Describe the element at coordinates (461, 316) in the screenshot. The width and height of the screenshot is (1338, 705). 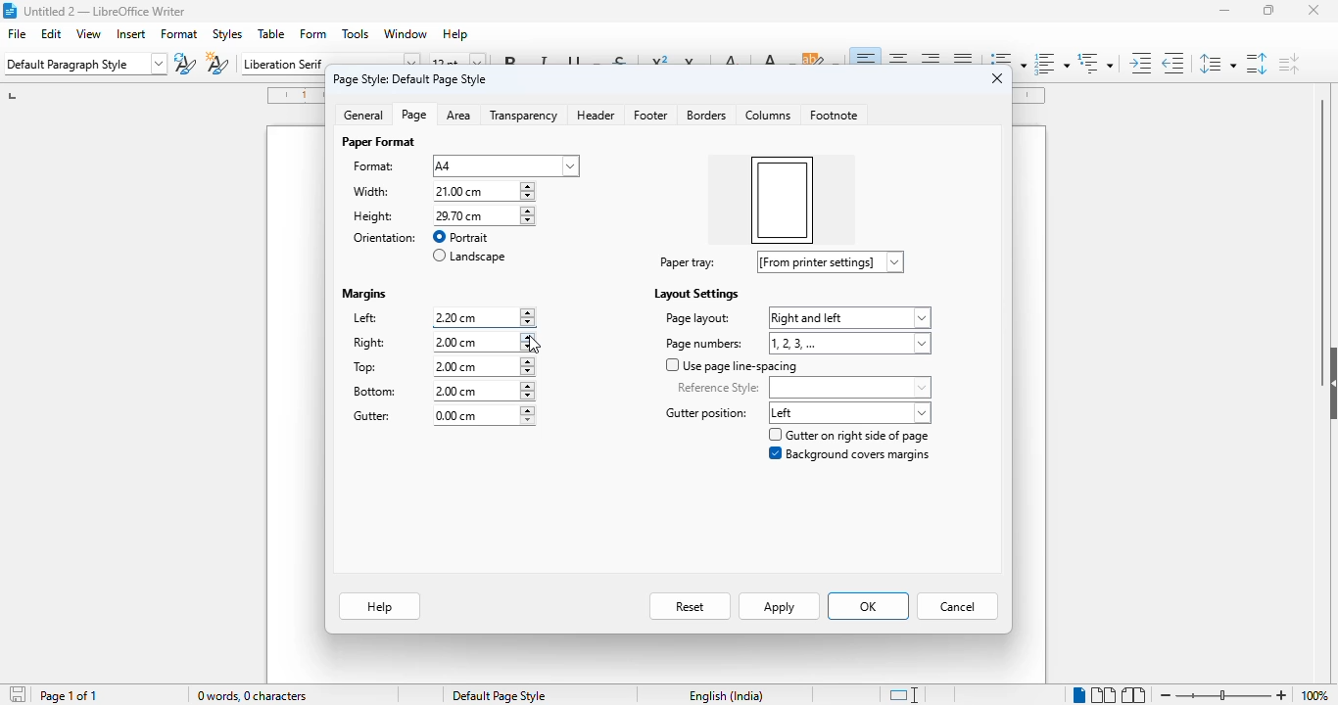
I see `left margin input box` at that location.